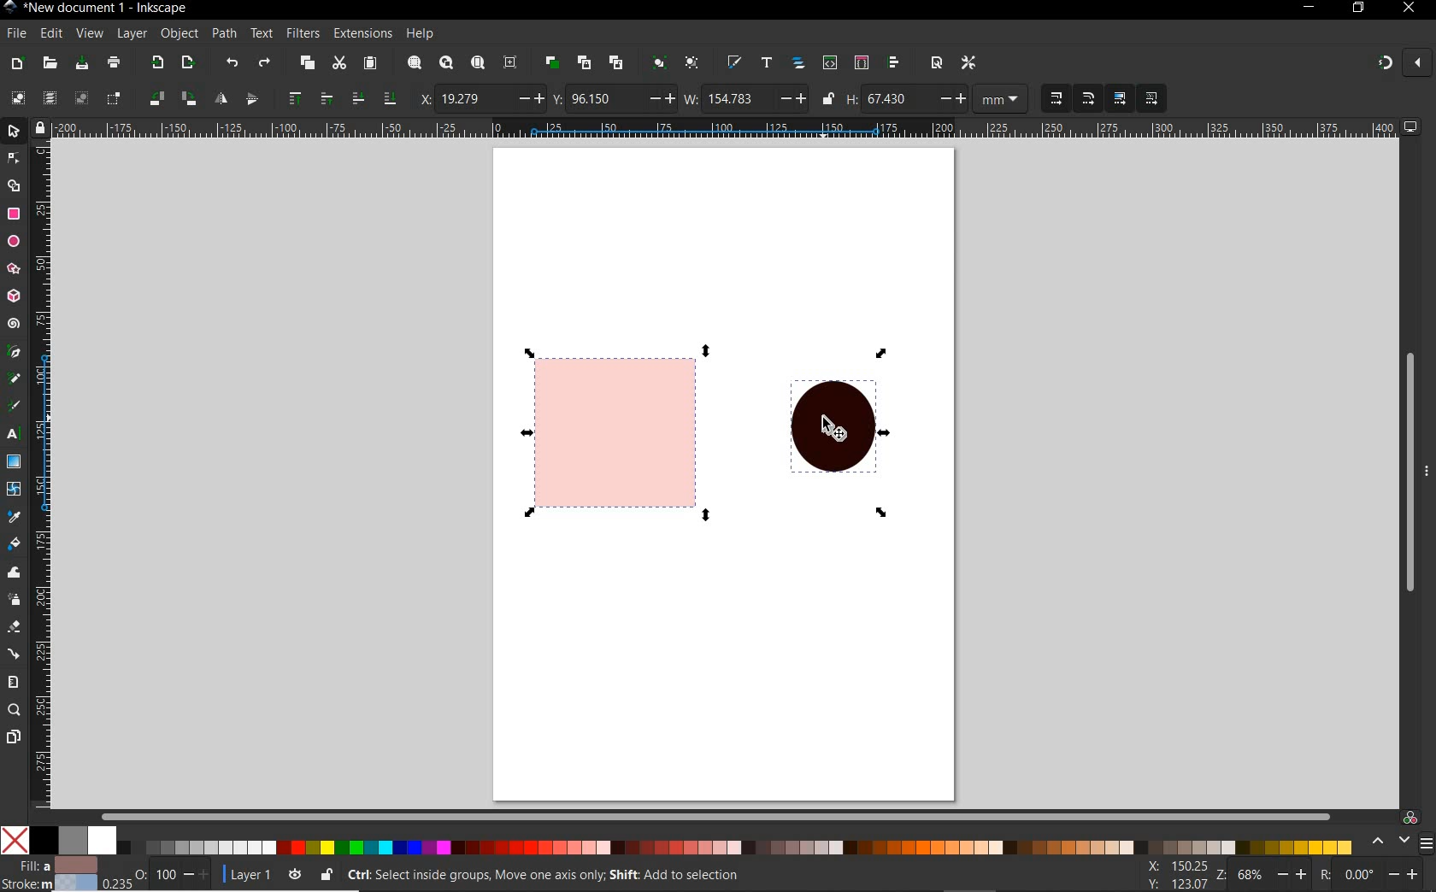 Image resolution: width=1436 pixels, height=892 pixels. What do you see at coordinates (50, 64) in the screenshot?
I see `open file dialog` at bounding box center [50, 64].